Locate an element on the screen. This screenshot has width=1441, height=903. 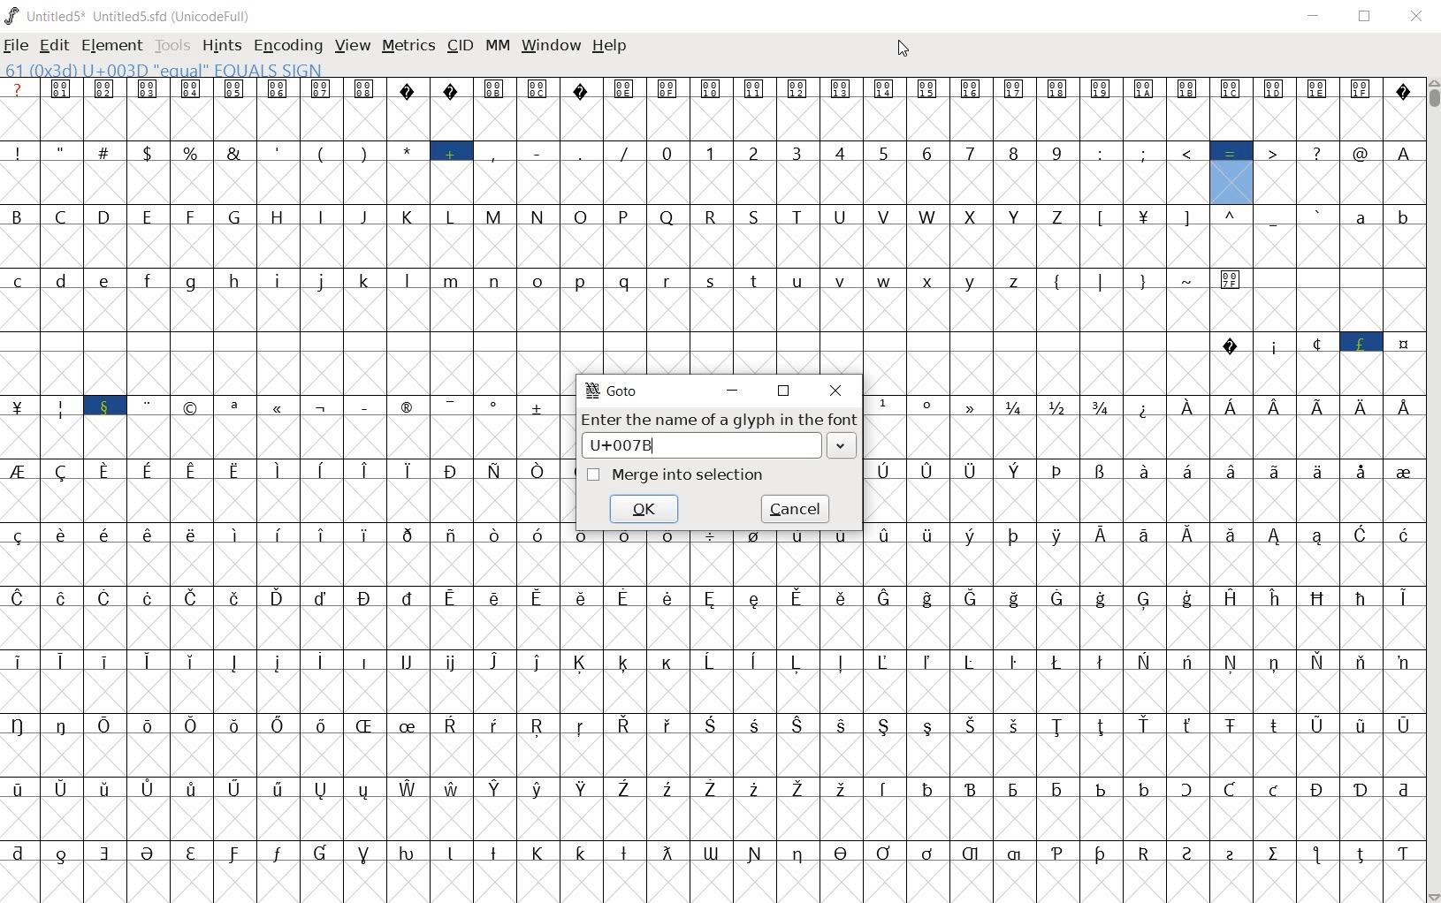
U +708 is located at coordinates (725, 446).